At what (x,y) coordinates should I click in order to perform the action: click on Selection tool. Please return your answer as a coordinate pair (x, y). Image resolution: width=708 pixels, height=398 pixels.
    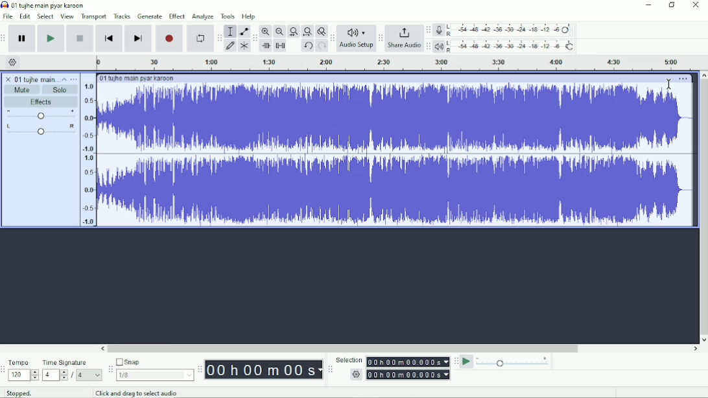
    Looking at the image, I should click on (230, 31).